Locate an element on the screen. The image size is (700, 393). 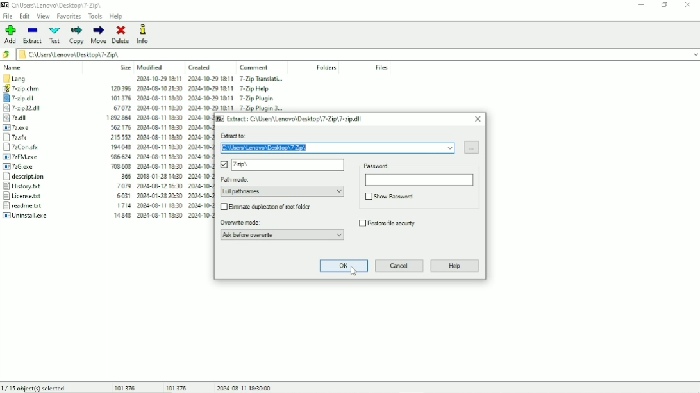
Extract is located at coordinates (290, 119).